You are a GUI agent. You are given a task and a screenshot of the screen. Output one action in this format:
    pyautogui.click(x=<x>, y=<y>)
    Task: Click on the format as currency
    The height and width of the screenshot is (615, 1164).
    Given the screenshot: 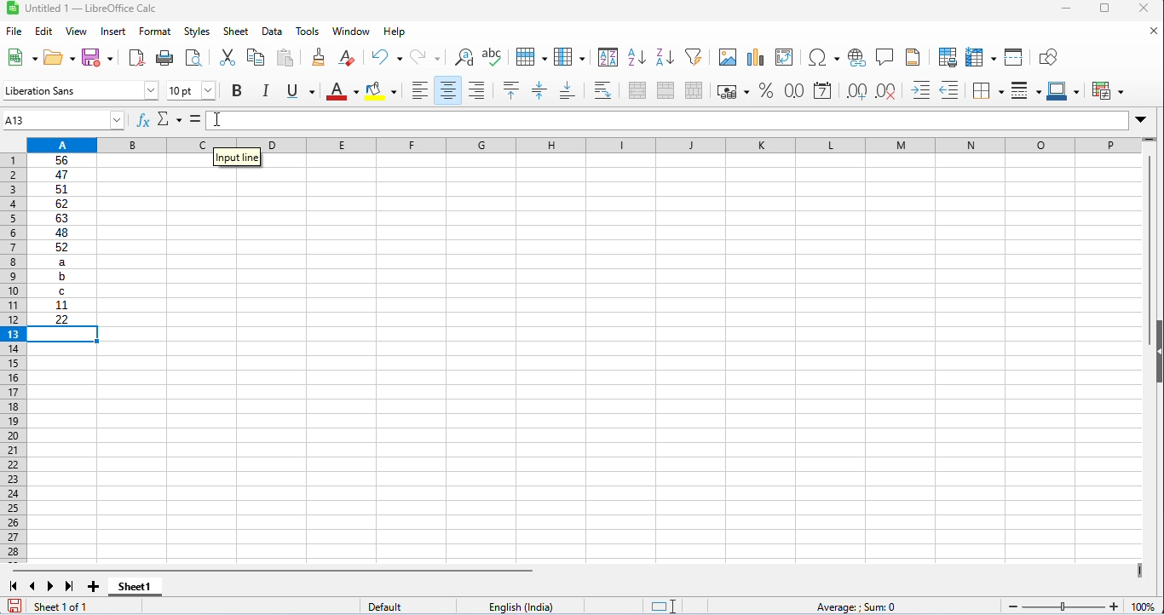 What is the action you would take?
    pyautogui.click(x=733, y=91)
    